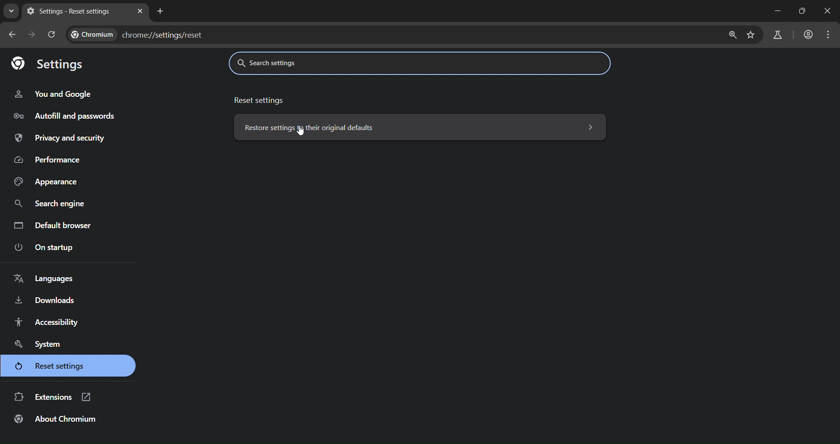  I want to click on languages, so click(45, 278).